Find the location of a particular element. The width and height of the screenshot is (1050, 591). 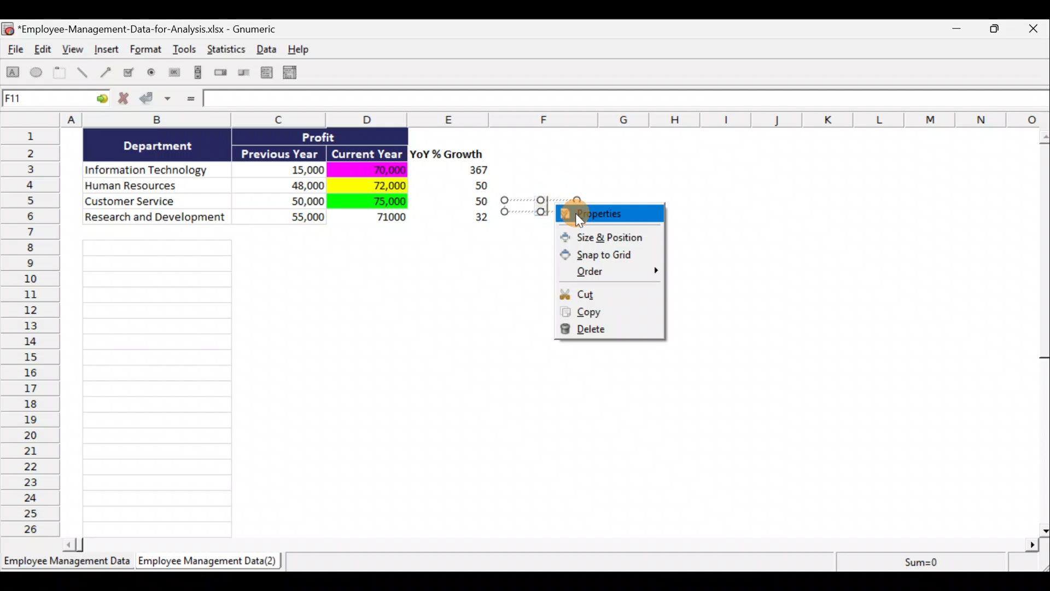

View is located at coordinates (74, 49).